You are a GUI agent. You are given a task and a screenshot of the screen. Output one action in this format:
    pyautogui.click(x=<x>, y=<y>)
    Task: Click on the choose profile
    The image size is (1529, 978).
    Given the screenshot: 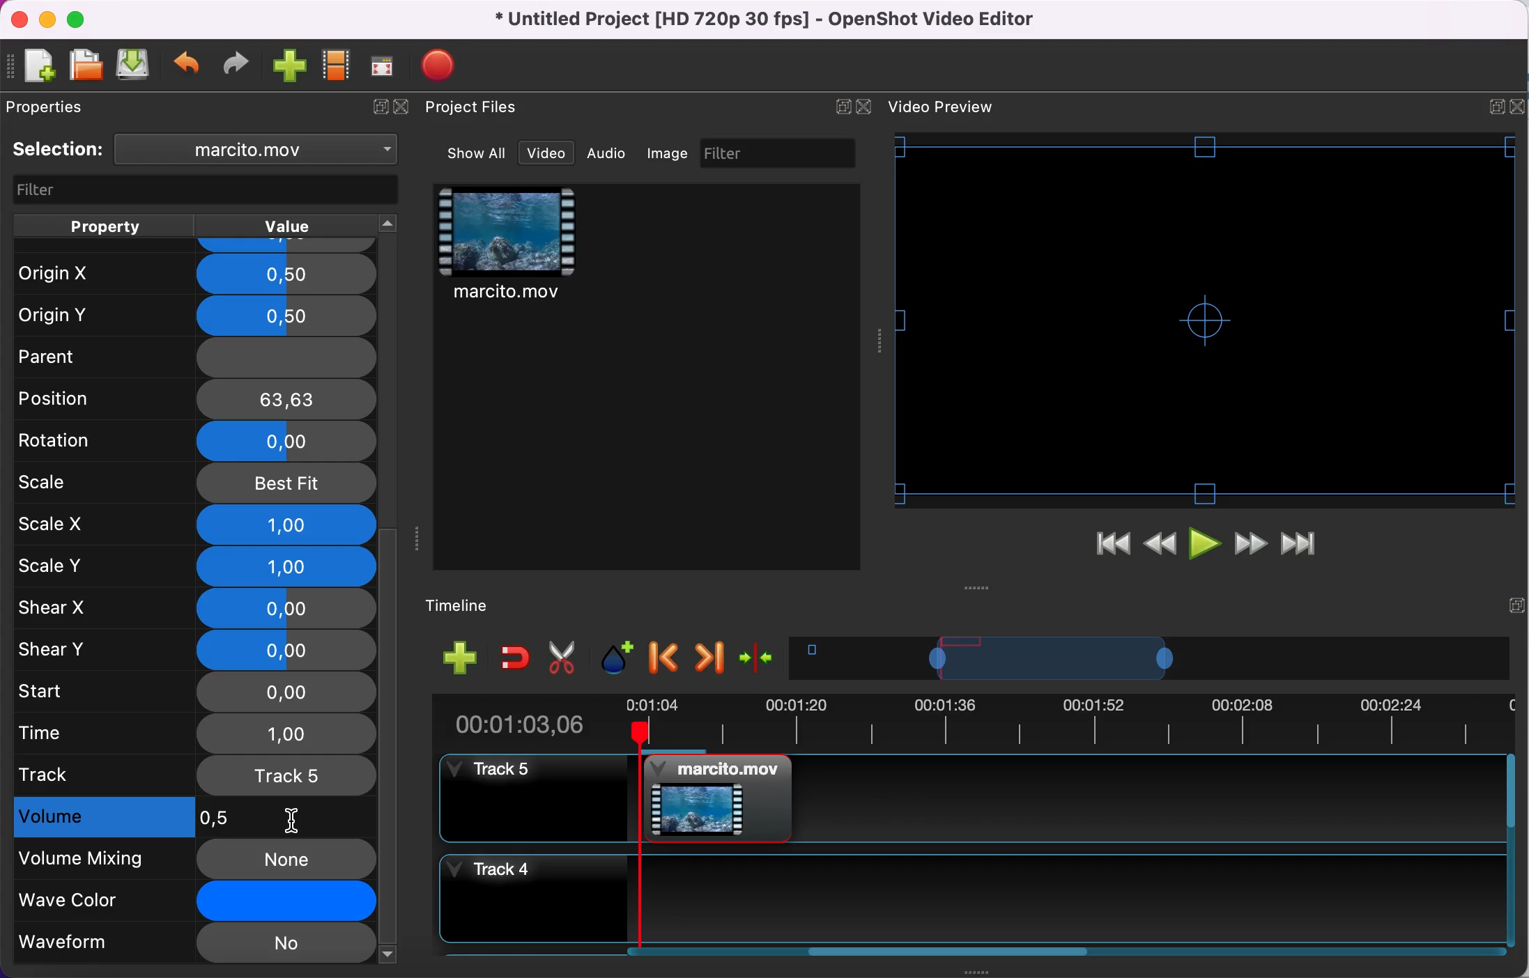 What is the action you would take?
    pyautogui.click(x=337, y=65)
    